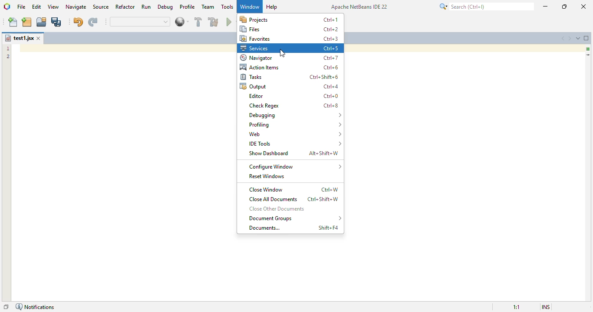 The image size is (593, 312). Describe the element at coordinates (188, 7) in the screenshot. I see `profile` at that location.